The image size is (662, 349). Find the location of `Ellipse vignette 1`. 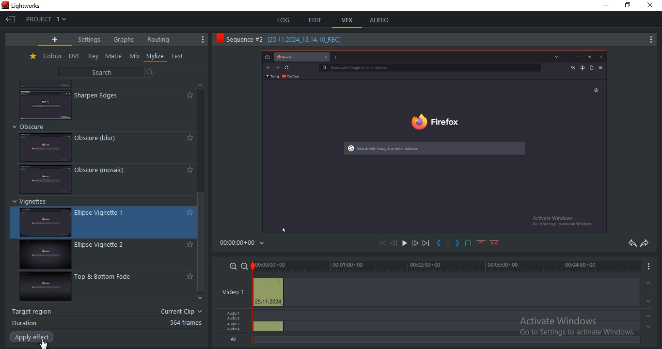

Ellipse vignette 1 is located at coordinates (108, 212).